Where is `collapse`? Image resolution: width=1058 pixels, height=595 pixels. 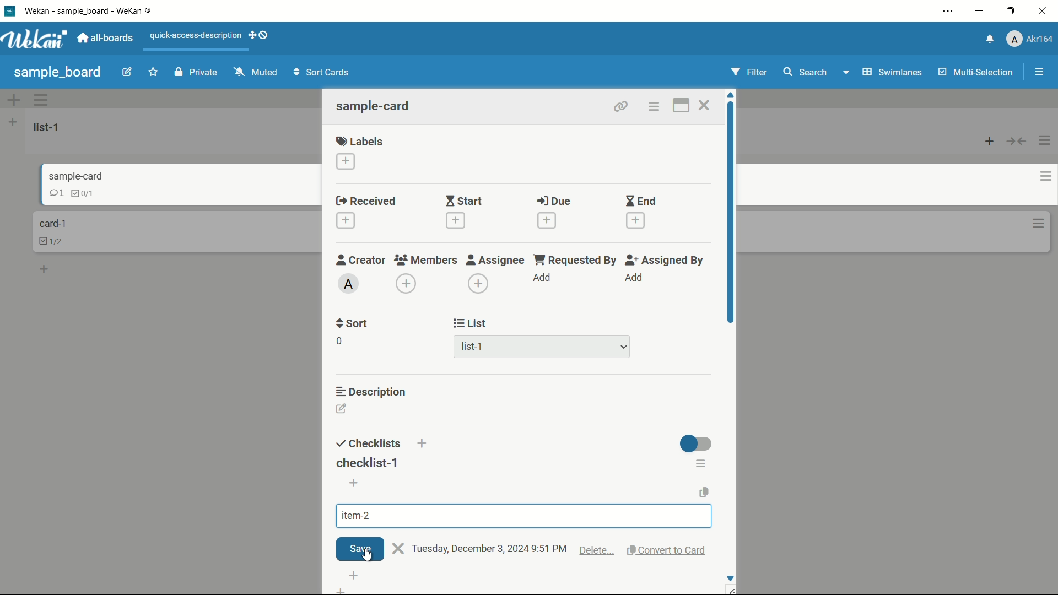
collapse is located at coordinates (1017, 142).